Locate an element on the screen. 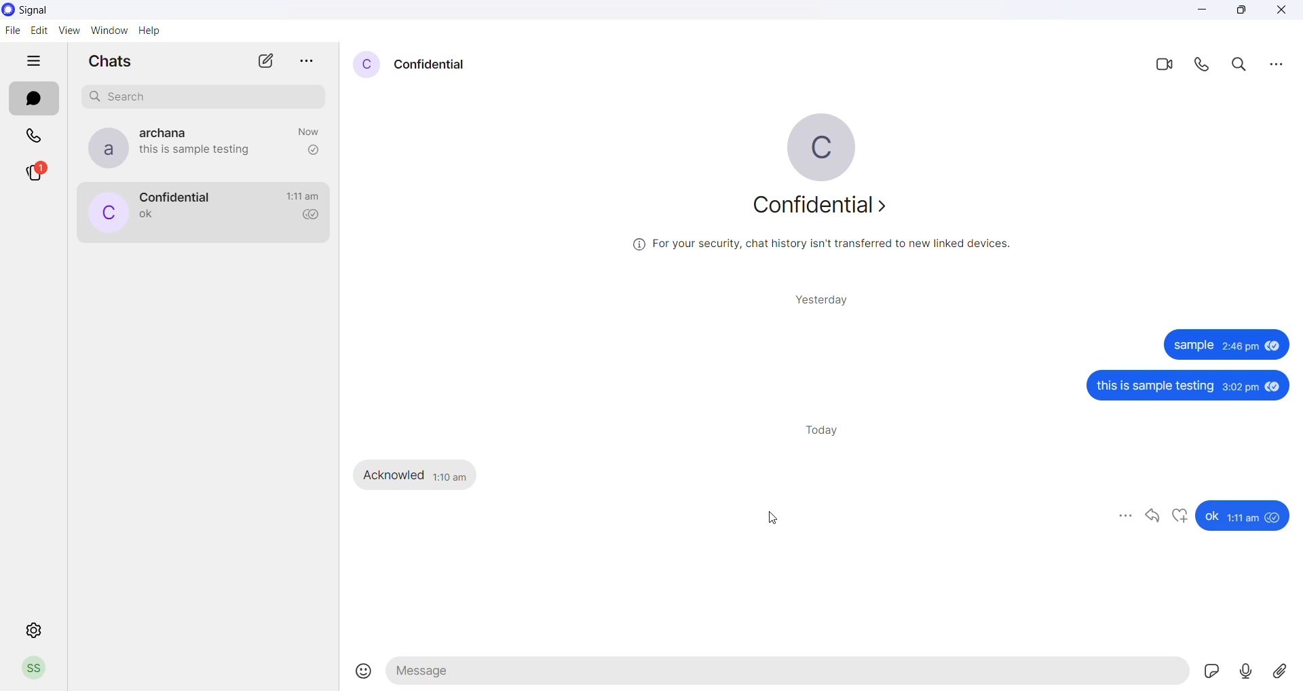 Image resolution: width=1303 pixels, height=691 pixels. more options is located at coordinates (1276, 63).